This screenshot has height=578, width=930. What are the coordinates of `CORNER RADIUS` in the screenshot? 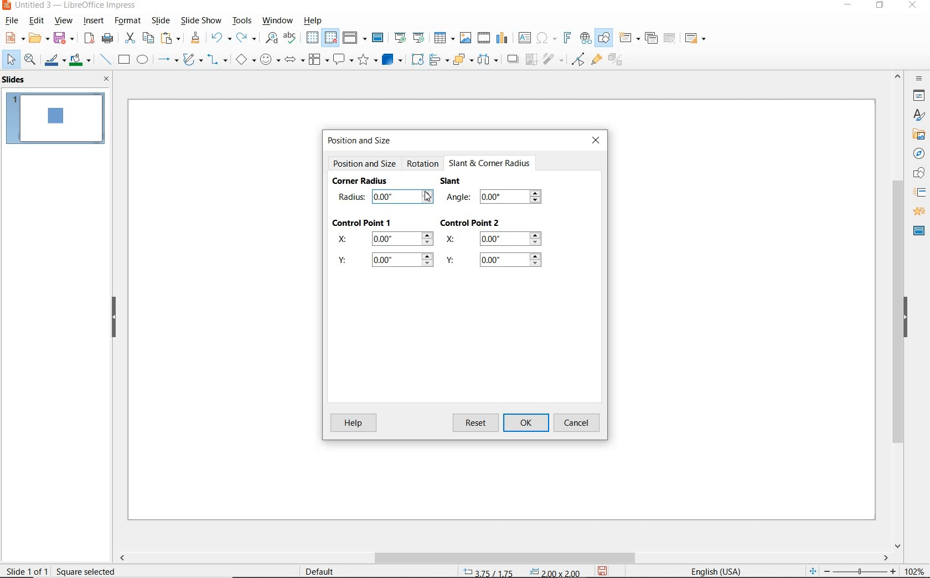 It's located at (361, 182).